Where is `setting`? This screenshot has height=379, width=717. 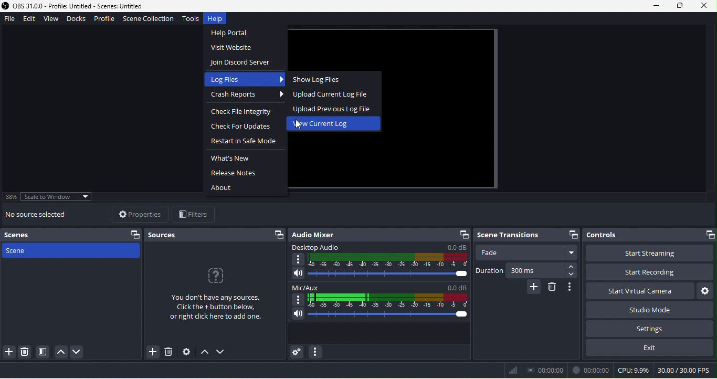 setting is located at coordinates (648, 329).